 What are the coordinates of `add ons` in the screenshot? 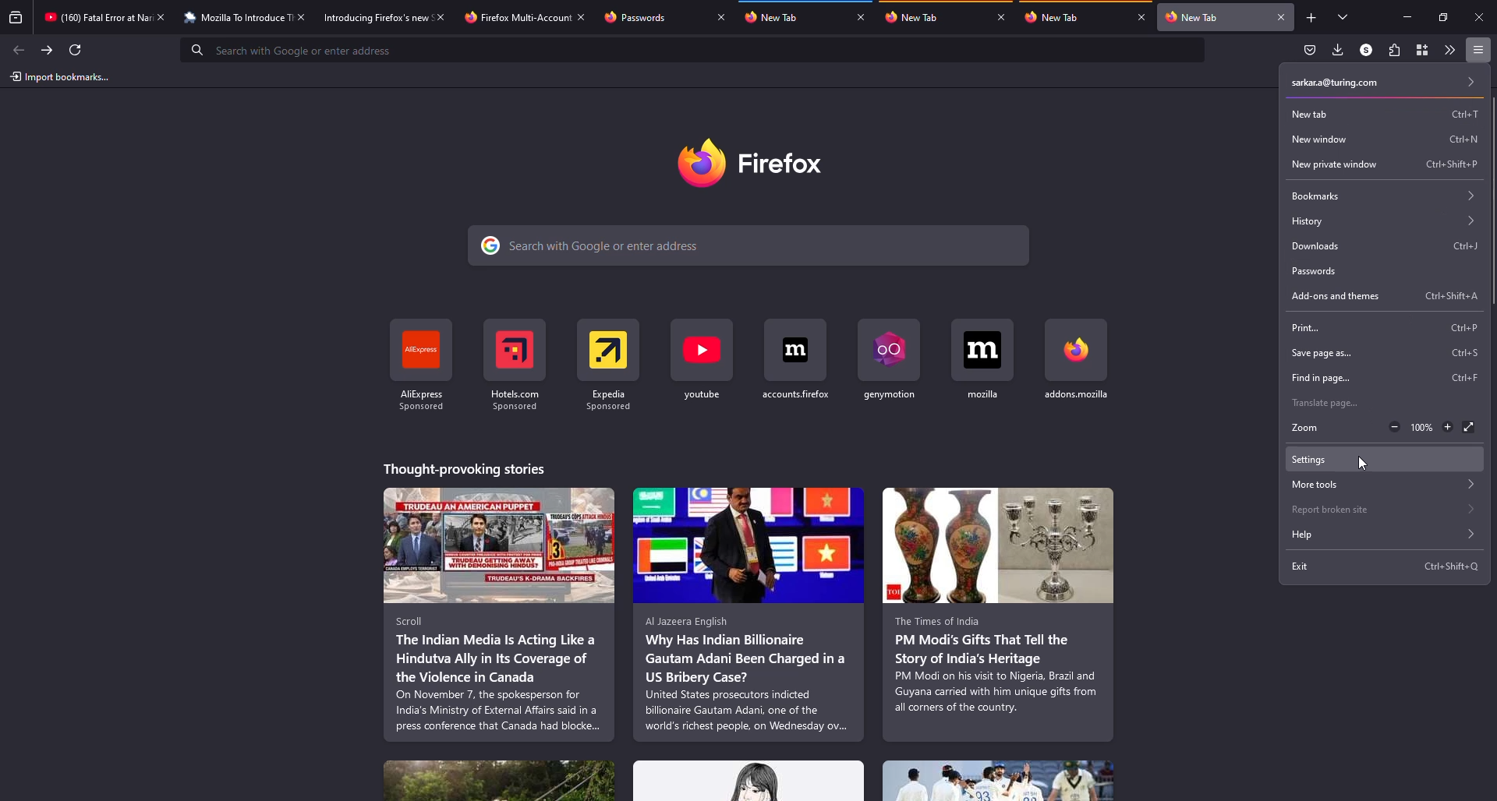 It's located at (1386, 297).